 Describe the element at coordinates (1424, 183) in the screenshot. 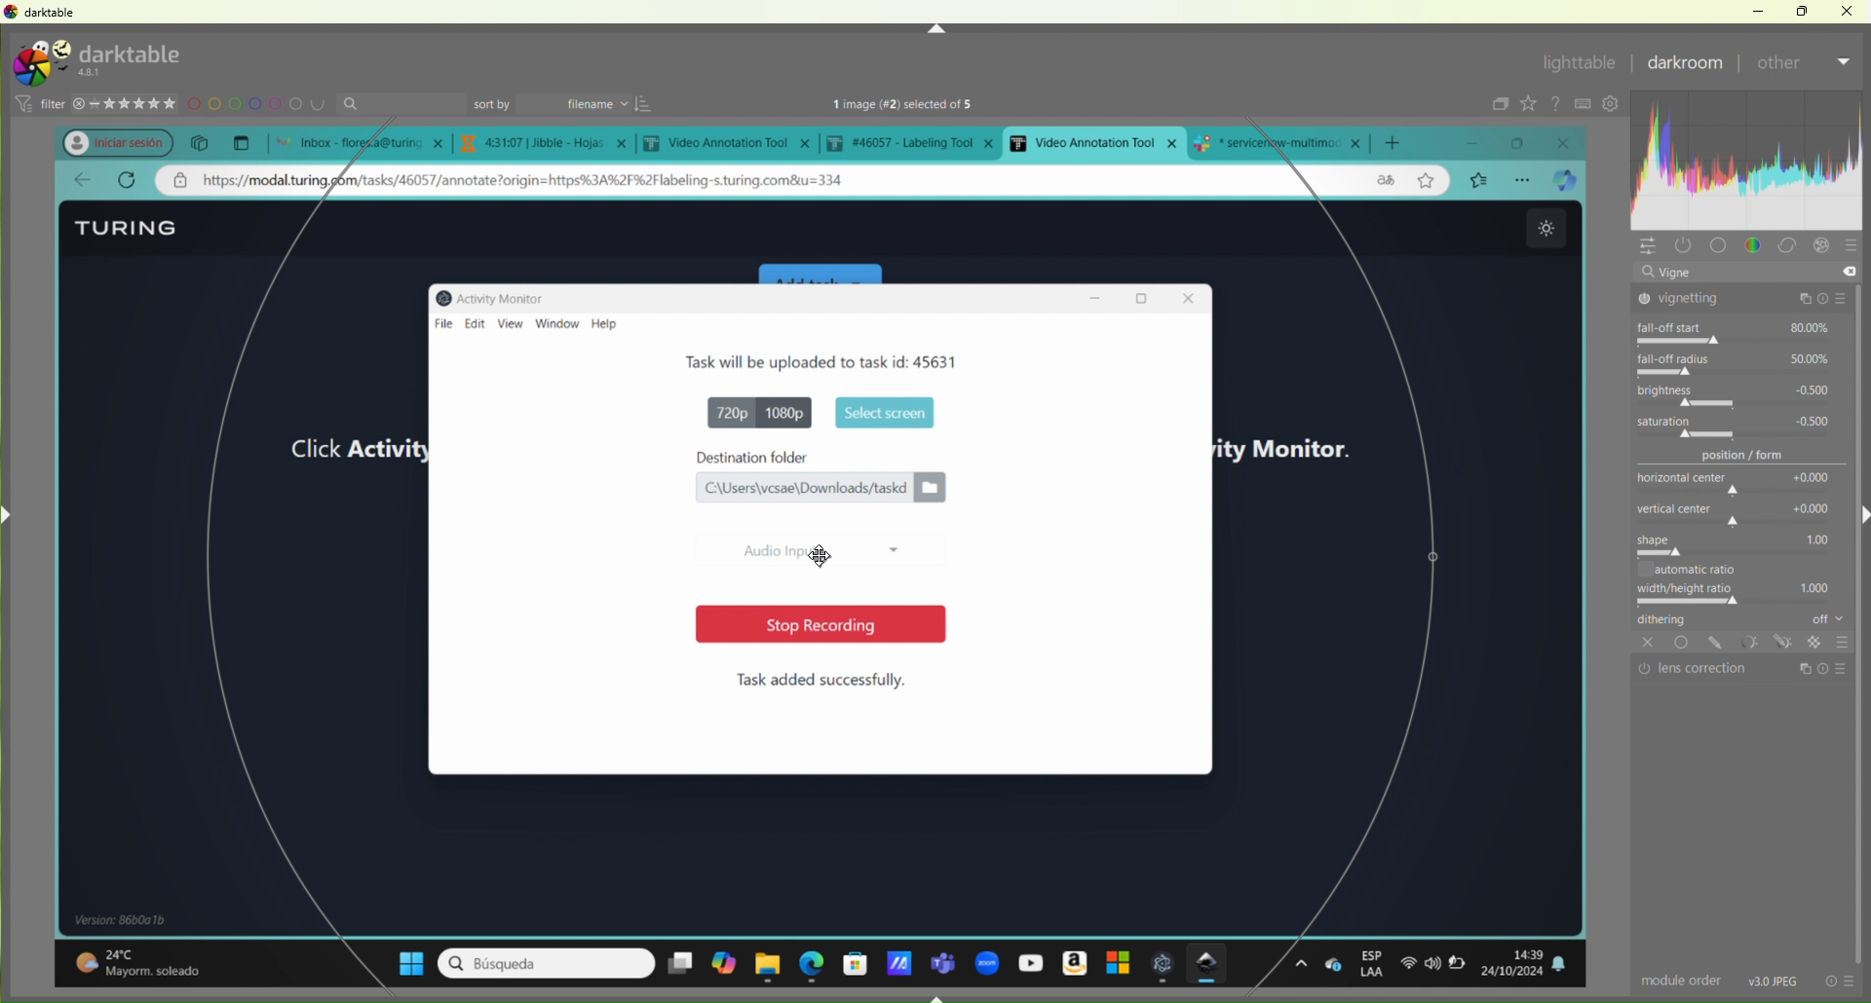

I see `star page` at that location.